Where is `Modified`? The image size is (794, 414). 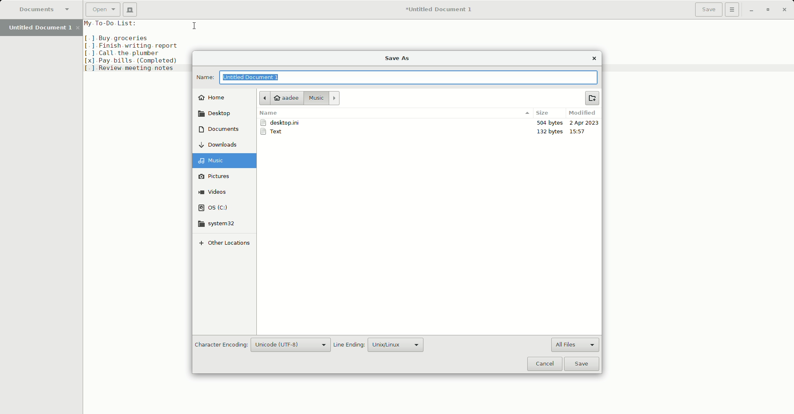 Modified is located at coordinates (583, 114).